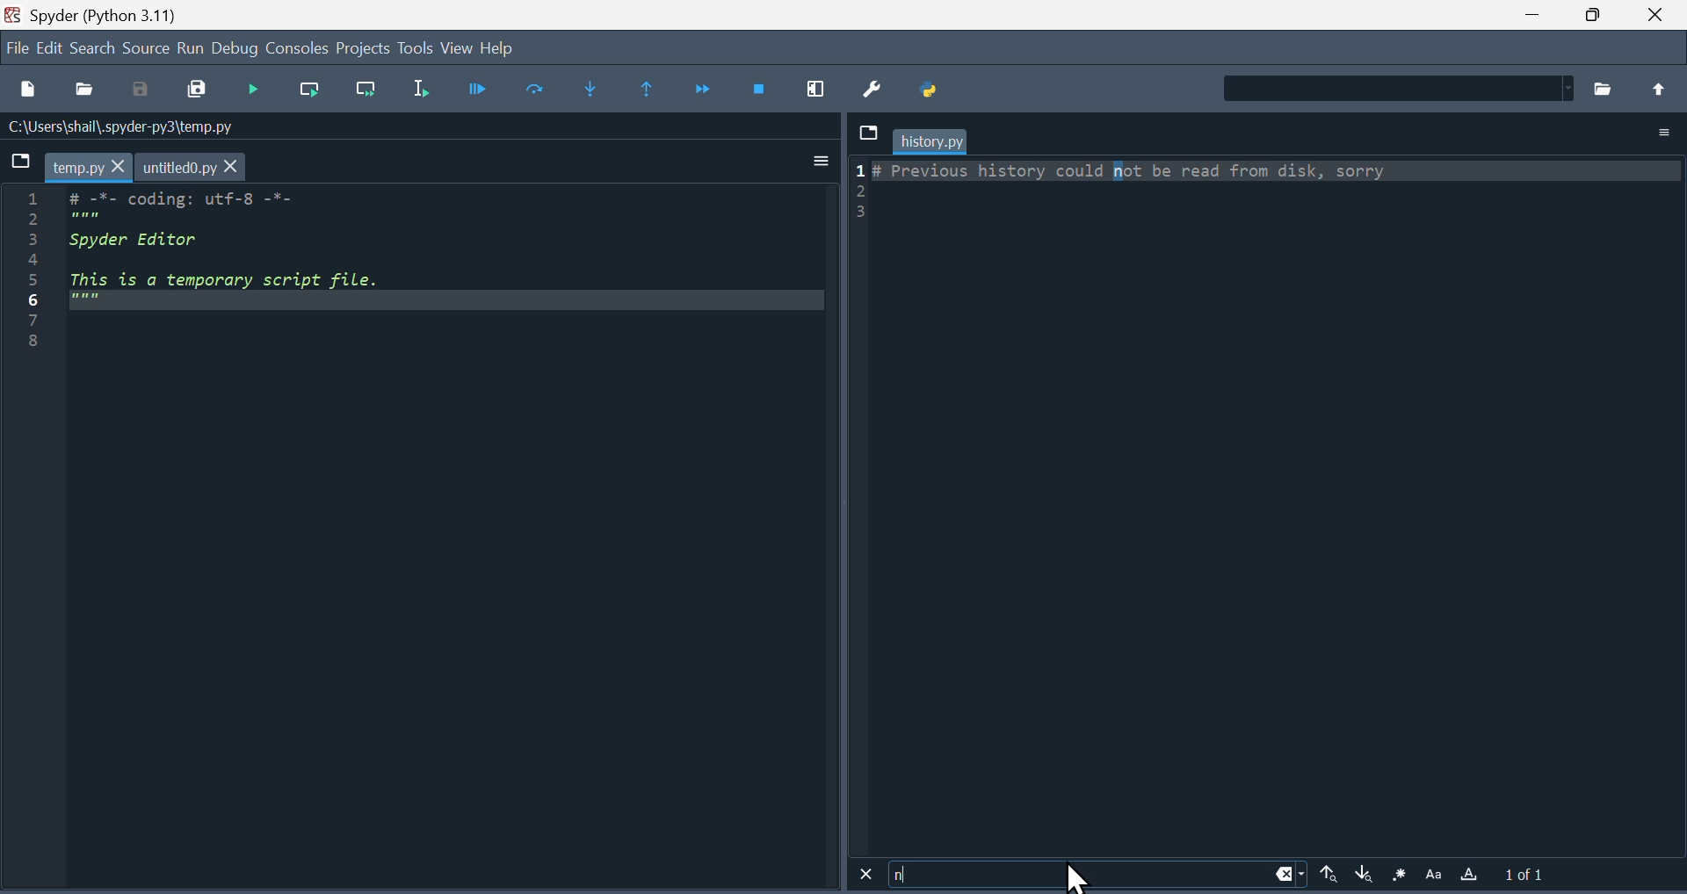 Image resolution: width=1687 pixels, height=894 pixels. Describe the element at coordinates (822, 160) in the screenshot. I see `more options` at that location.